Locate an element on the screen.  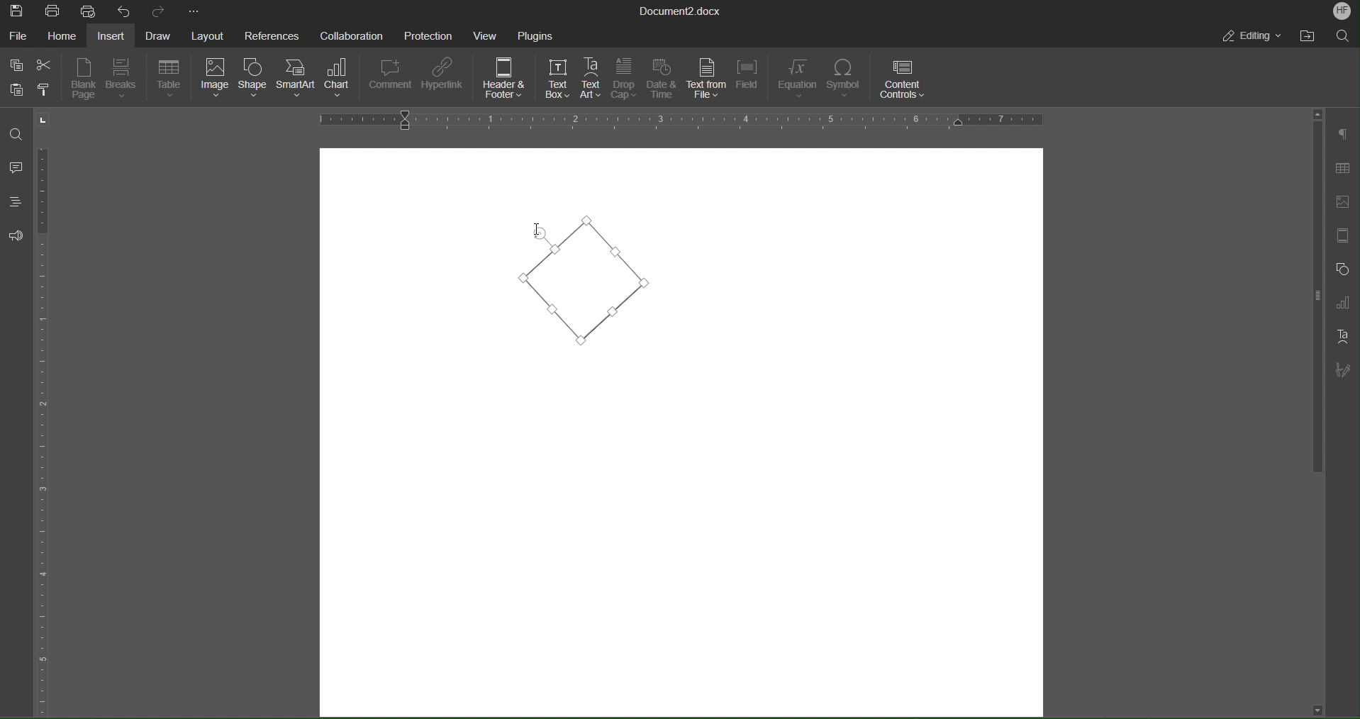
Date & Time is located at coordinates (662, 79).